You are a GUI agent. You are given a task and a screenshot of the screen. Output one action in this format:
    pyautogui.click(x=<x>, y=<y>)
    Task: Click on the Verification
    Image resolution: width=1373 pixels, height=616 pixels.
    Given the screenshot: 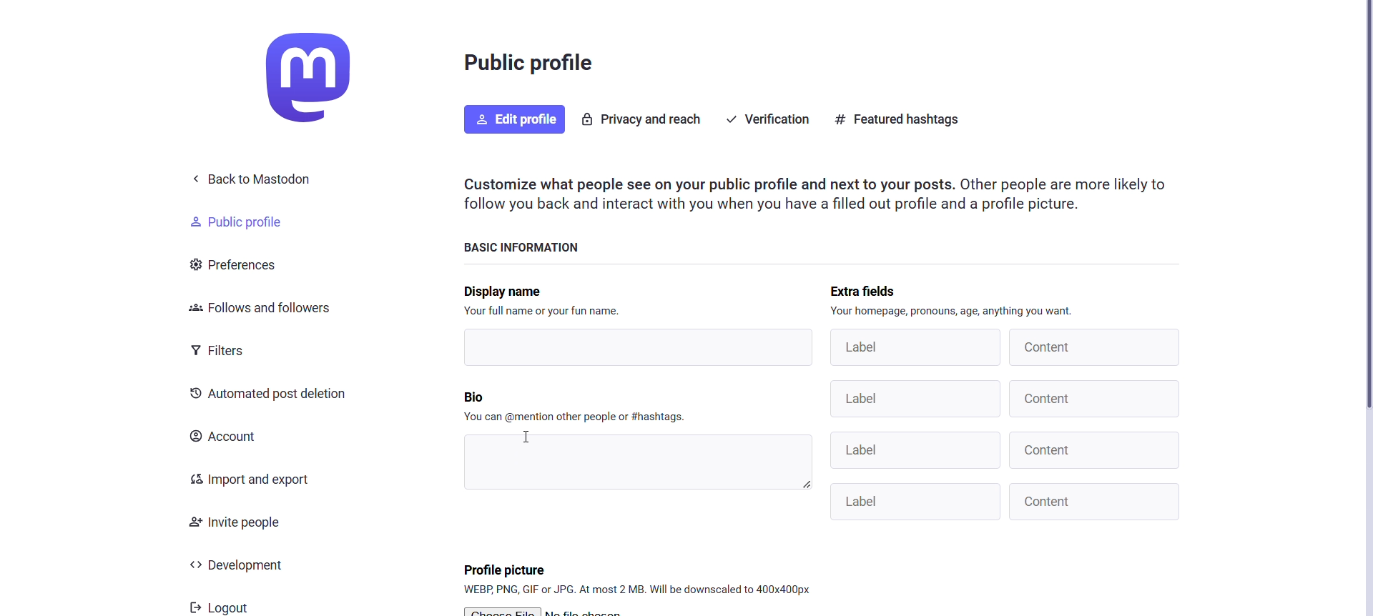 What is the action you would take?
    pyautogui.click(x=767, y=119)
    